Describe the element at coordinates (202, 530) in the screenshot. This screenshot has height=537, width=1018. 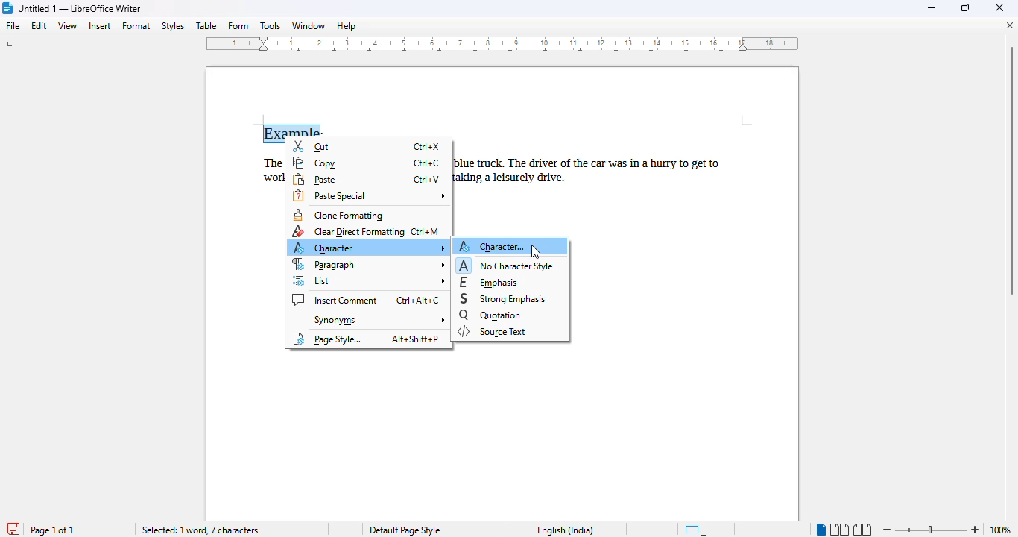
I see `selected: 1 word, 7 characters` at that location.